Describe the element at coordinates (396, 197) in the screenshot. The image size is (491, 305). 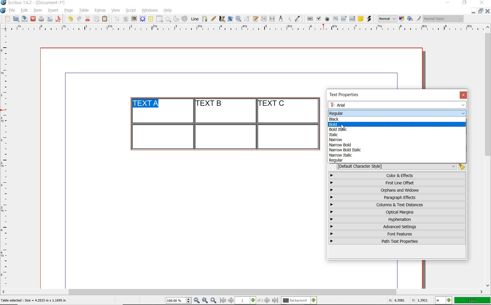
I see `paragraph effects` at that location.